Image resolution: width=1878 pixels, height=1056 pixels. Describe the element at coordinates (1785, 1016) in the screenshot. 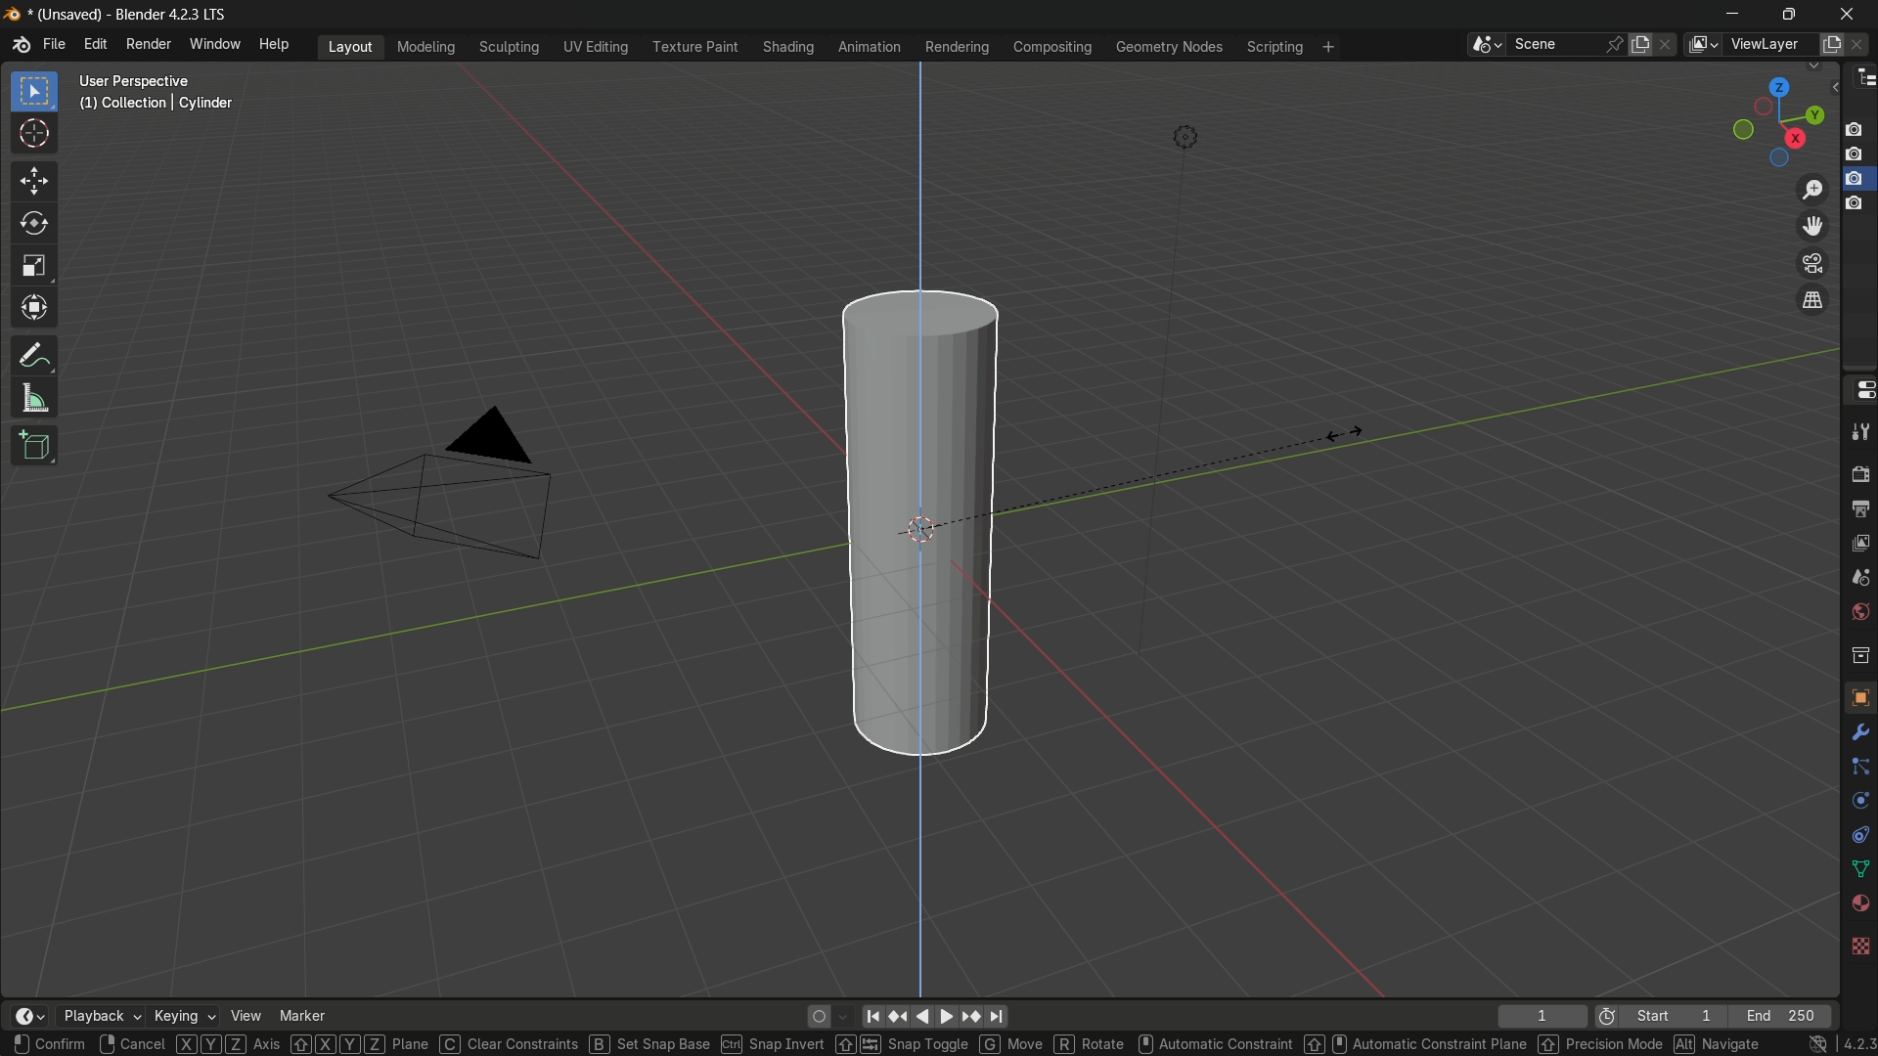

I see `End 250` at that location.